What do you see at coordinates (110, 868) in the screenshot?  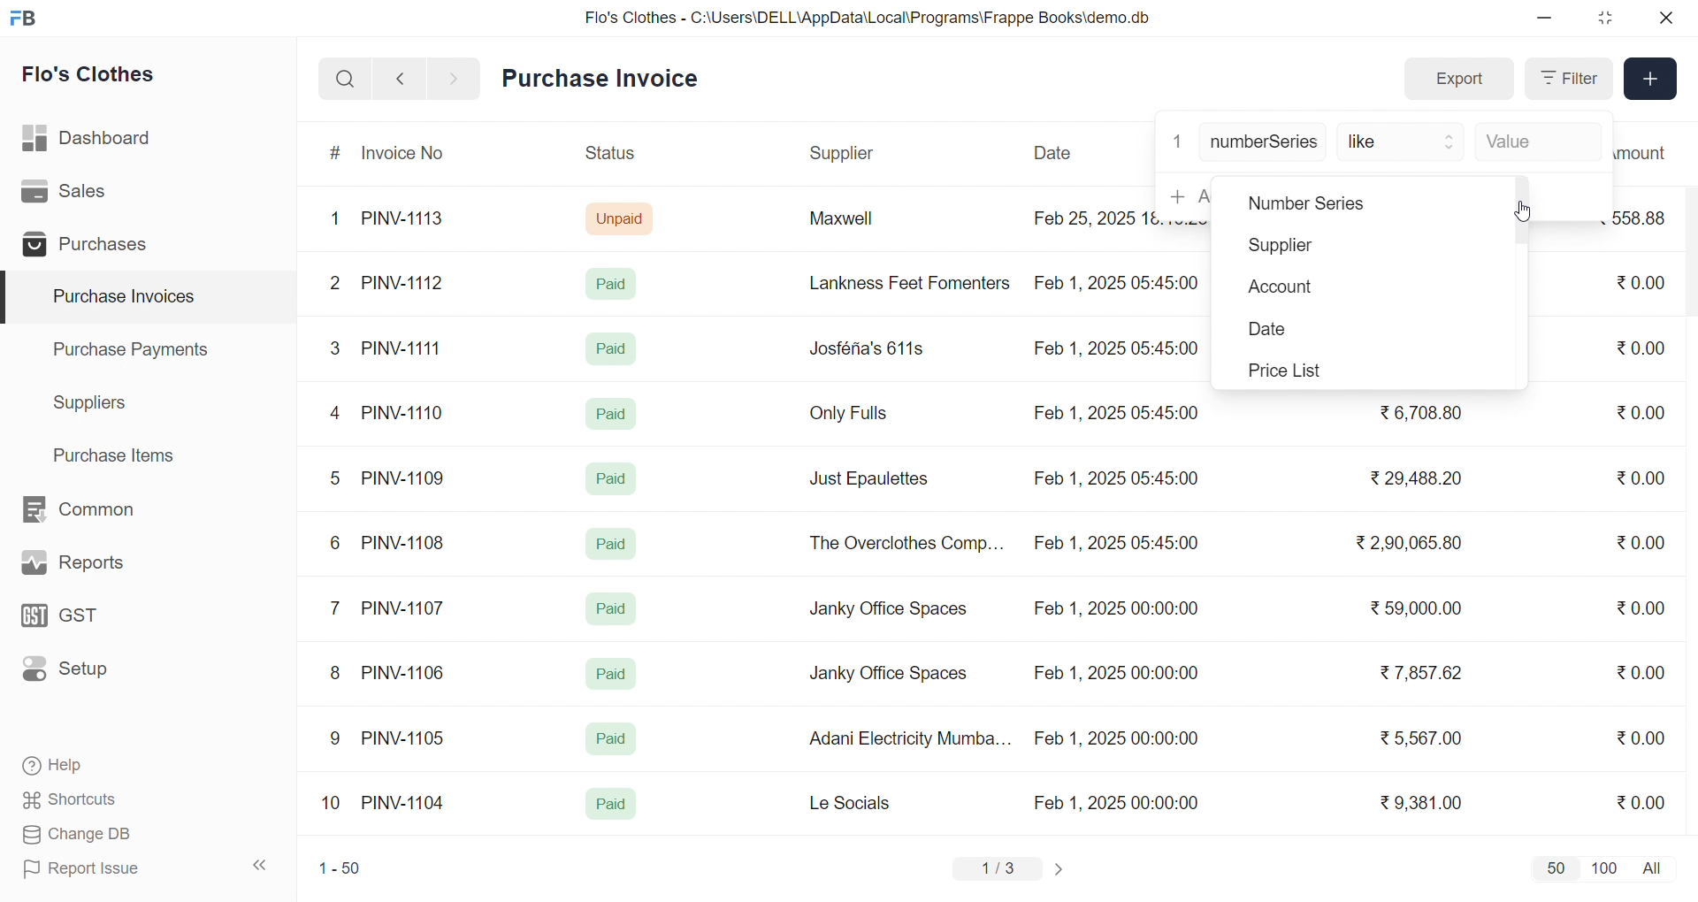 I see `Report Issue` at bounding box center [110, 868].